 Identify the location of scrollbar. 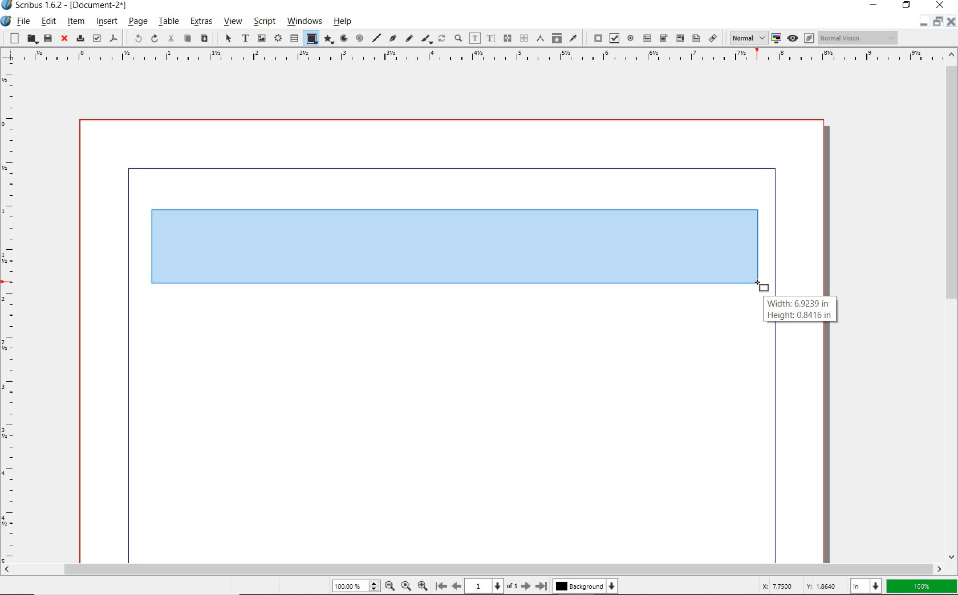
(952, 305).